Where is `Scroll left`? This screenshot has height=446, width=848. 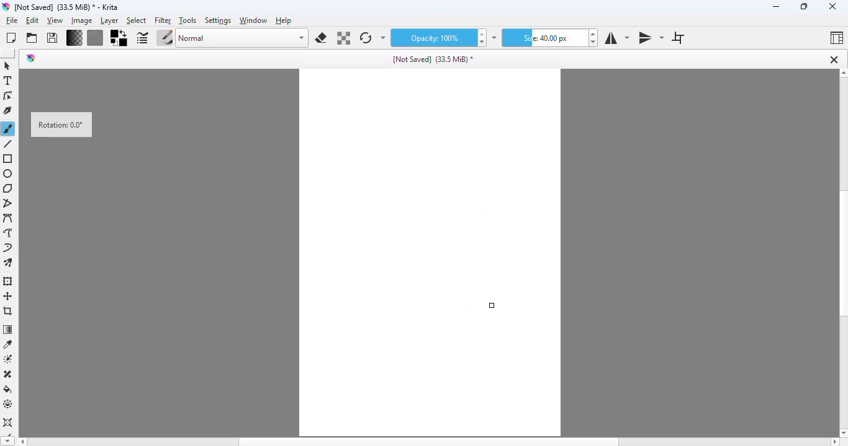
Scroll left is located at coordinates (24, 440).